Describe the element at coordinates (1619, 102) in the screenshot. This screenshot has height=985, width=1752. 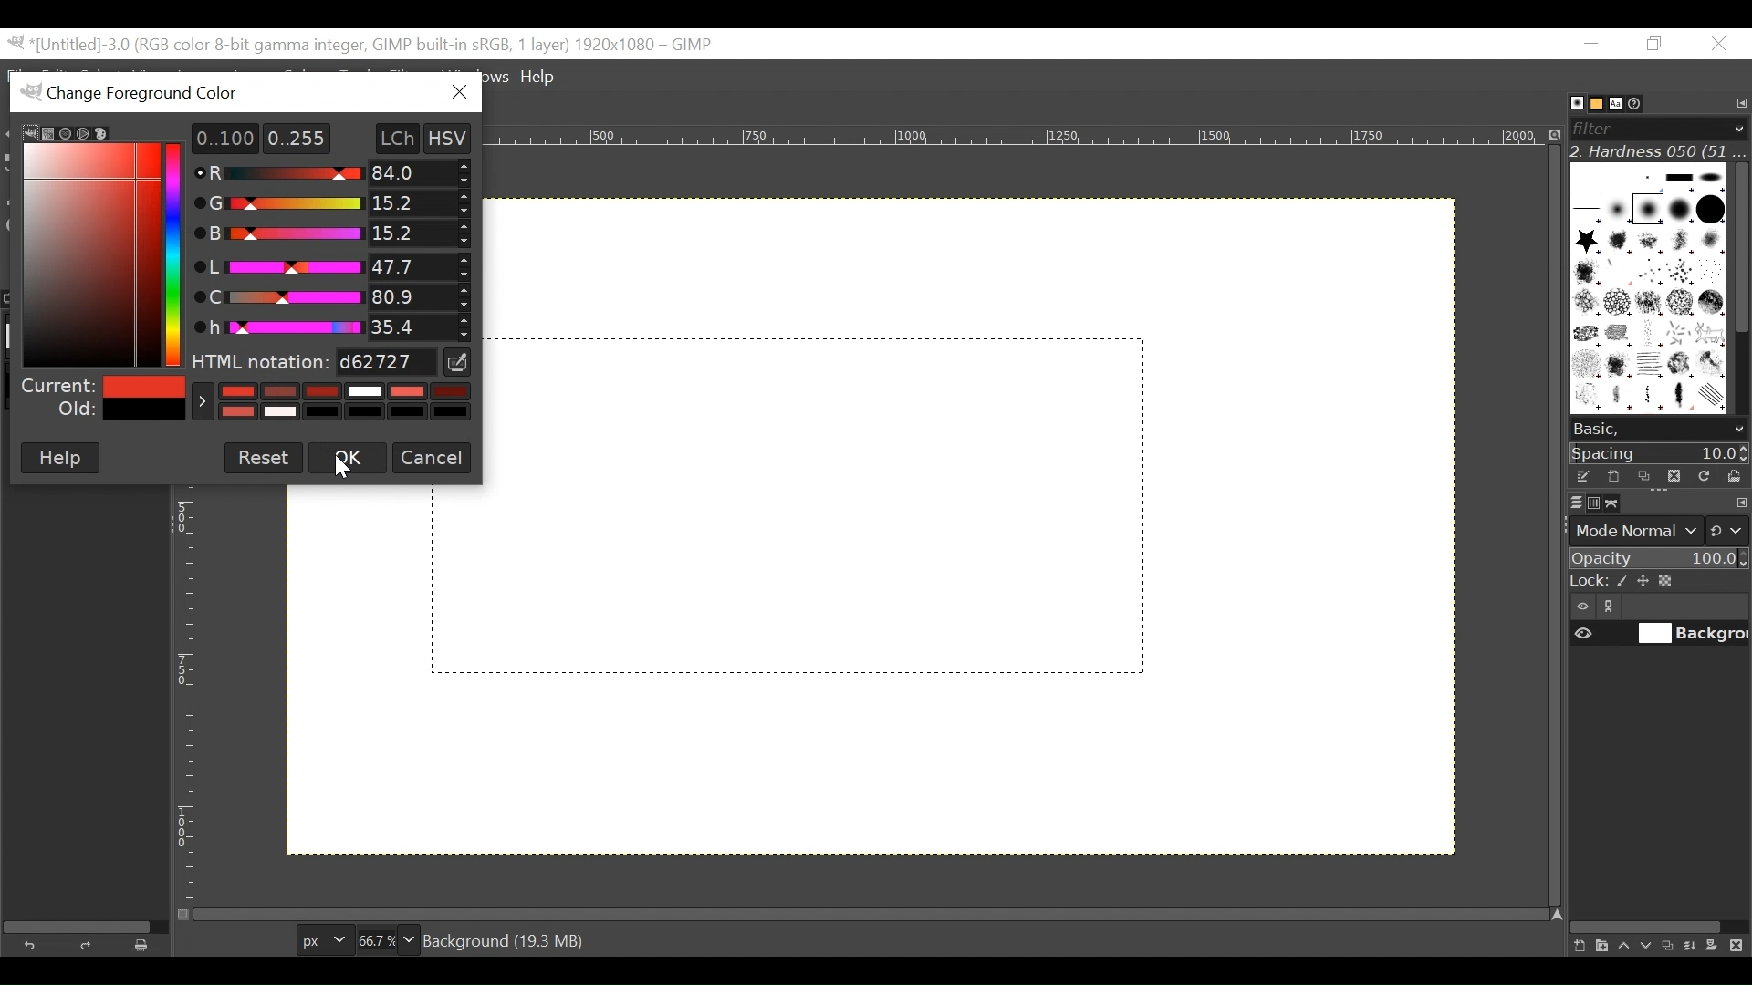
I see `Fonts` at that location.